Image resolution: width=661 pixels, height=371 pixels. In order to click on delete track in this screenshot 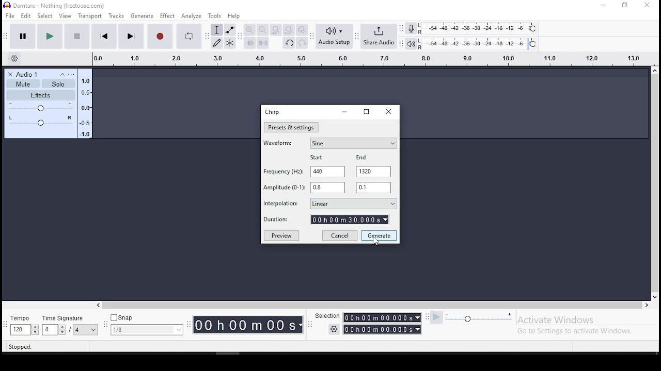, I will do `click(10, 75)`.